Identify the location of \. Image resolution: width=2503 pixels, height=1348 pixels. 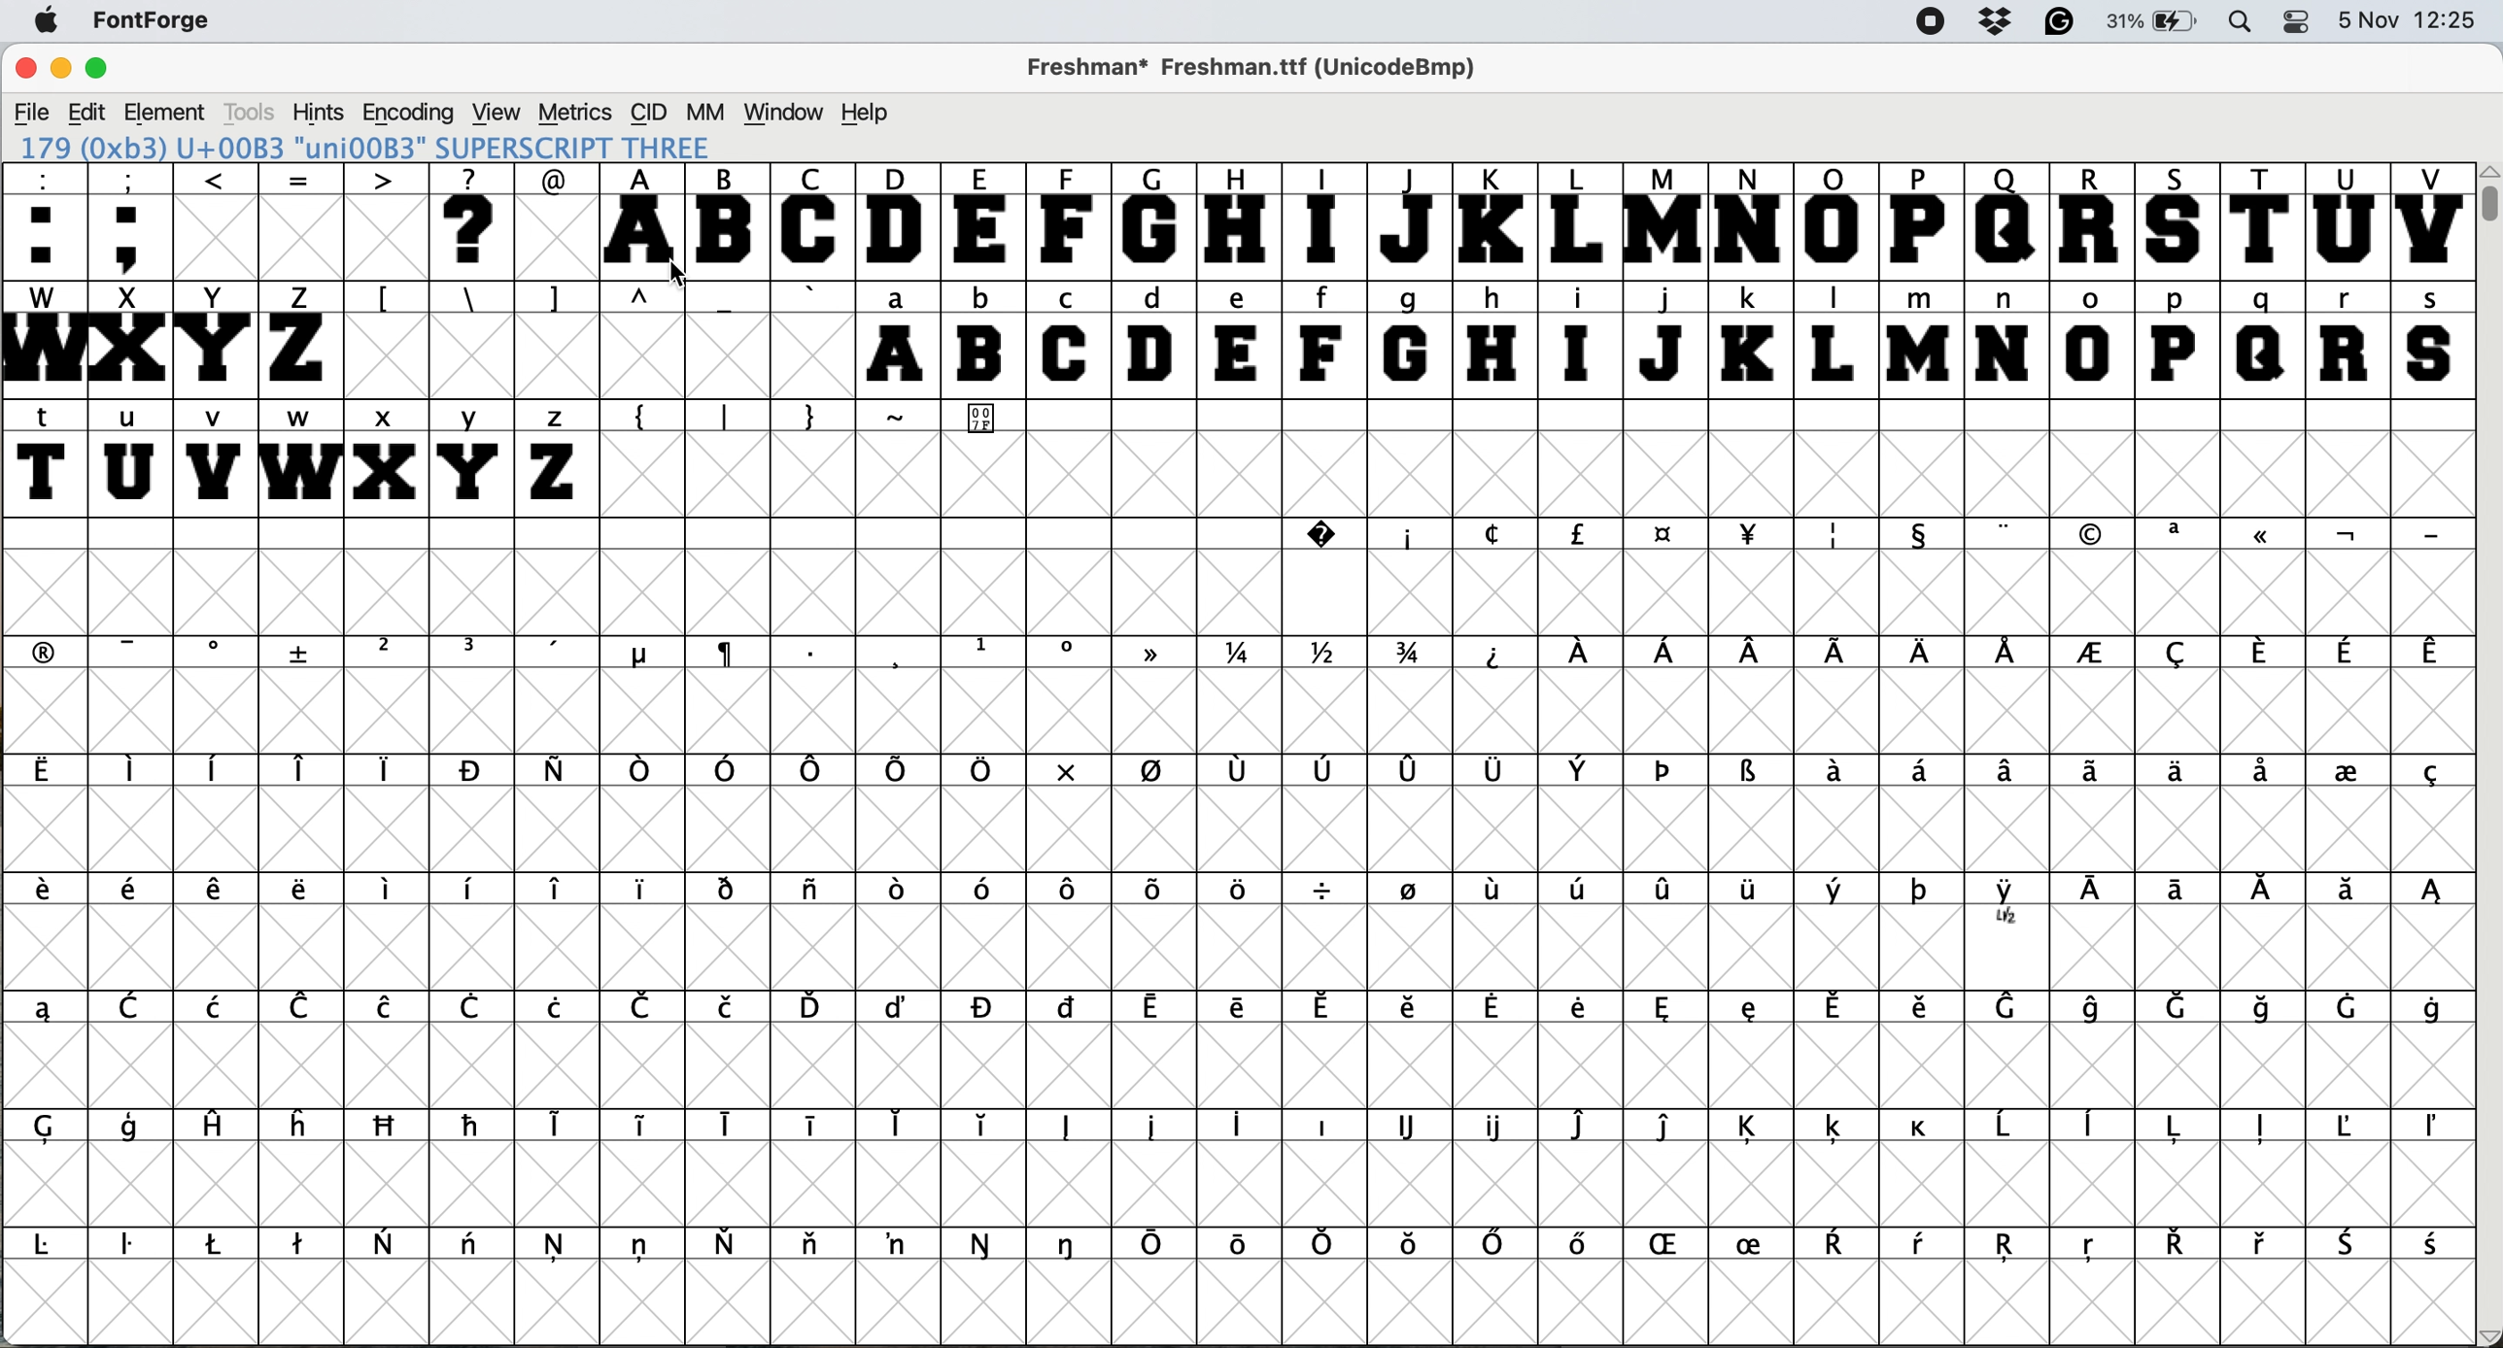
(470, 298).